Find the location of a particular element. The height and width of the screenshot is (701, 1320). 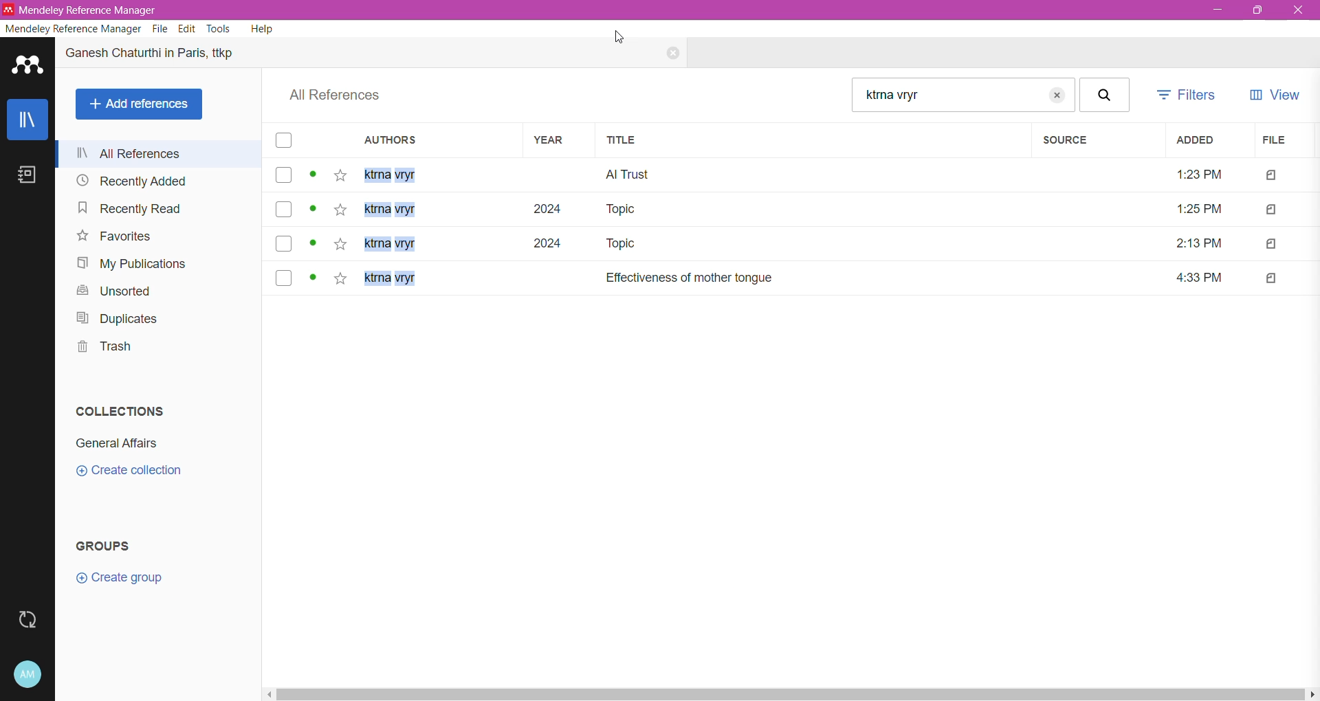

file type is located at coordinates (1270, 243).